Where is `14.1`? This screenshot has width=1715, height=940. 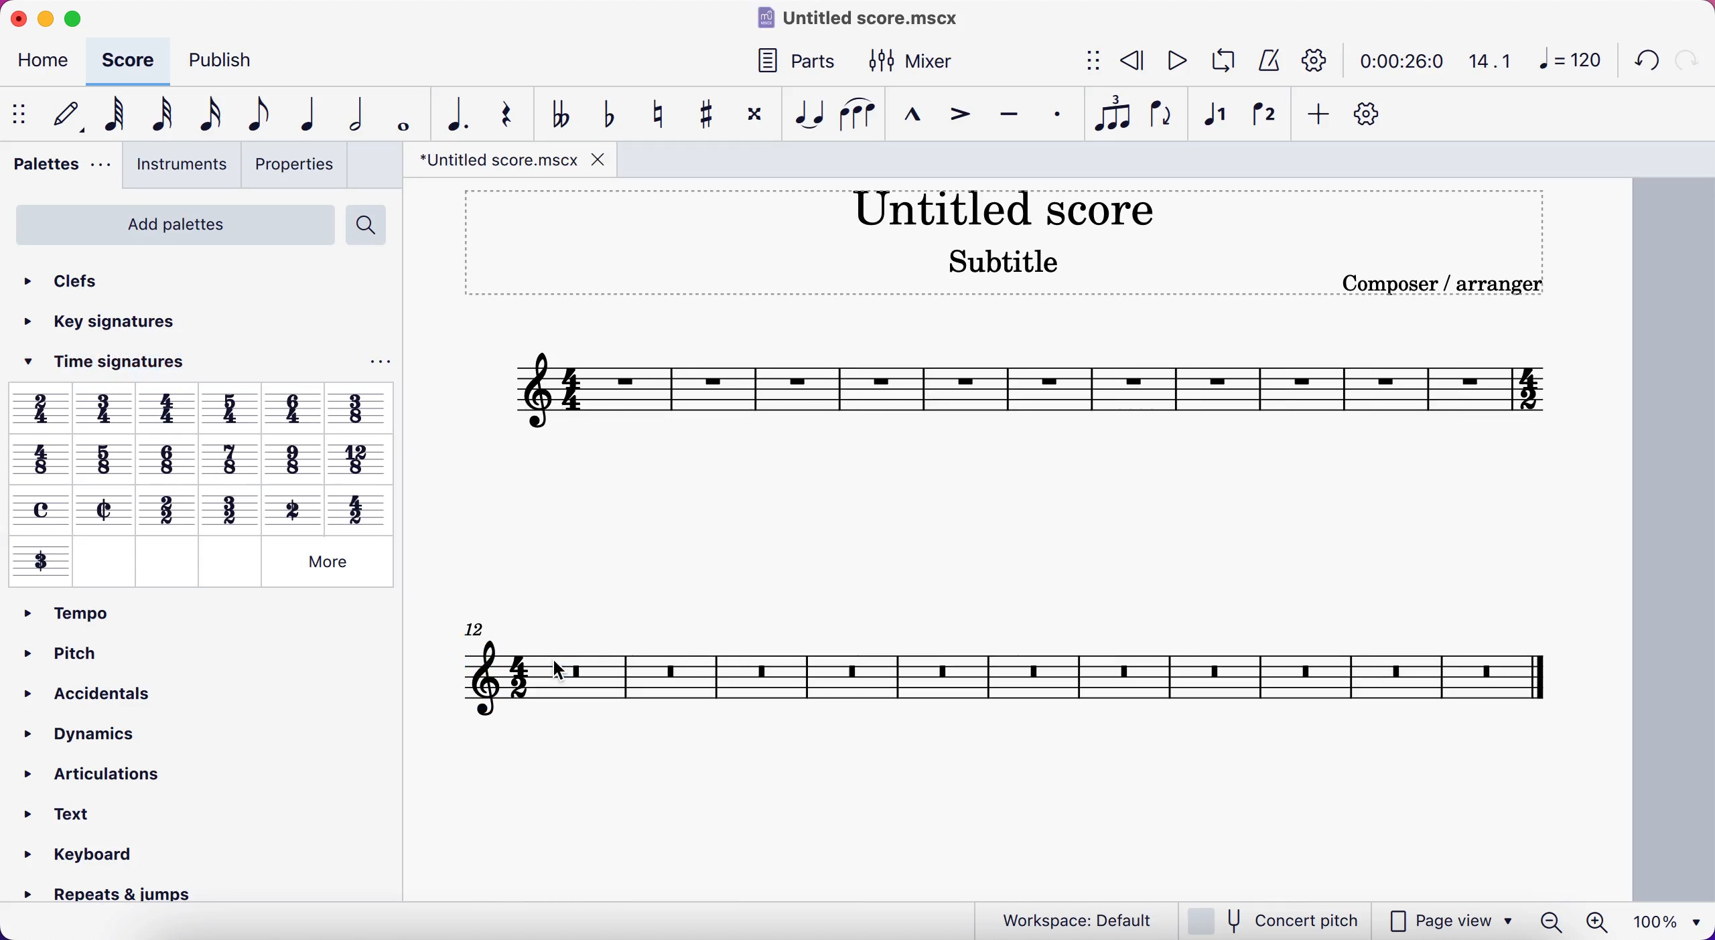 14.1 is located at coordinates (1483, 62).